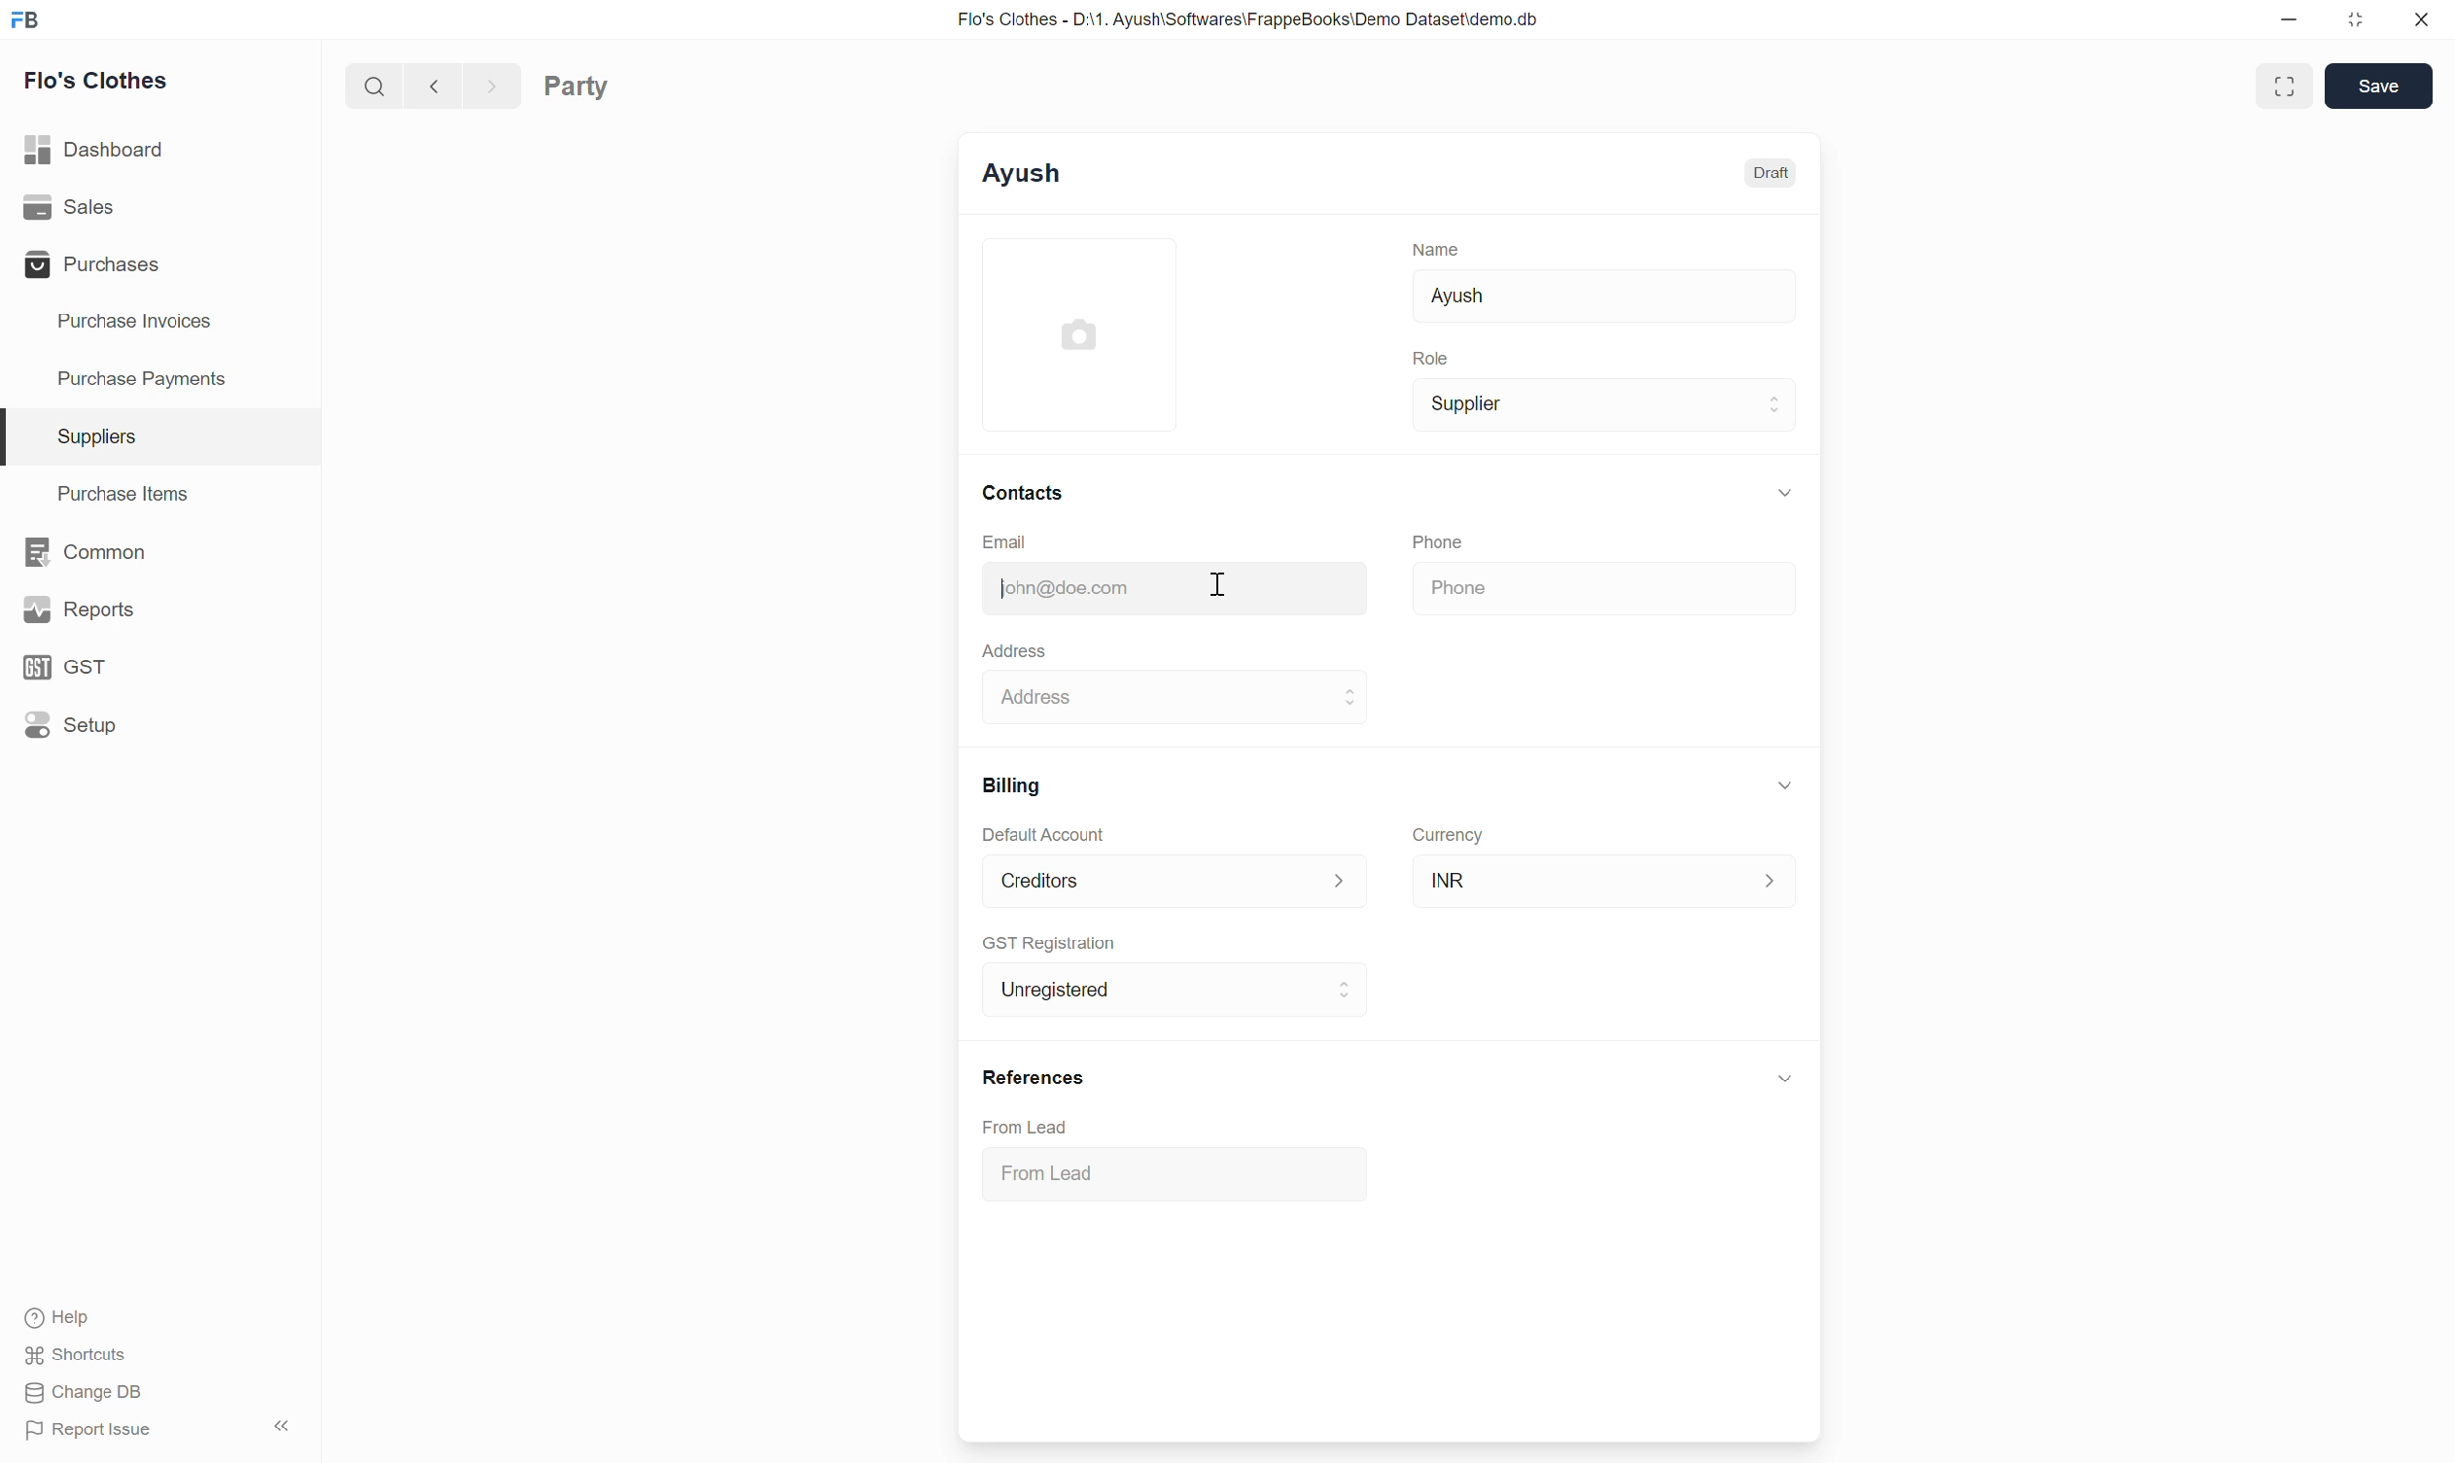  Describe the element at coordinates (159, 552) in the screenshot. I see `Common` at that location.